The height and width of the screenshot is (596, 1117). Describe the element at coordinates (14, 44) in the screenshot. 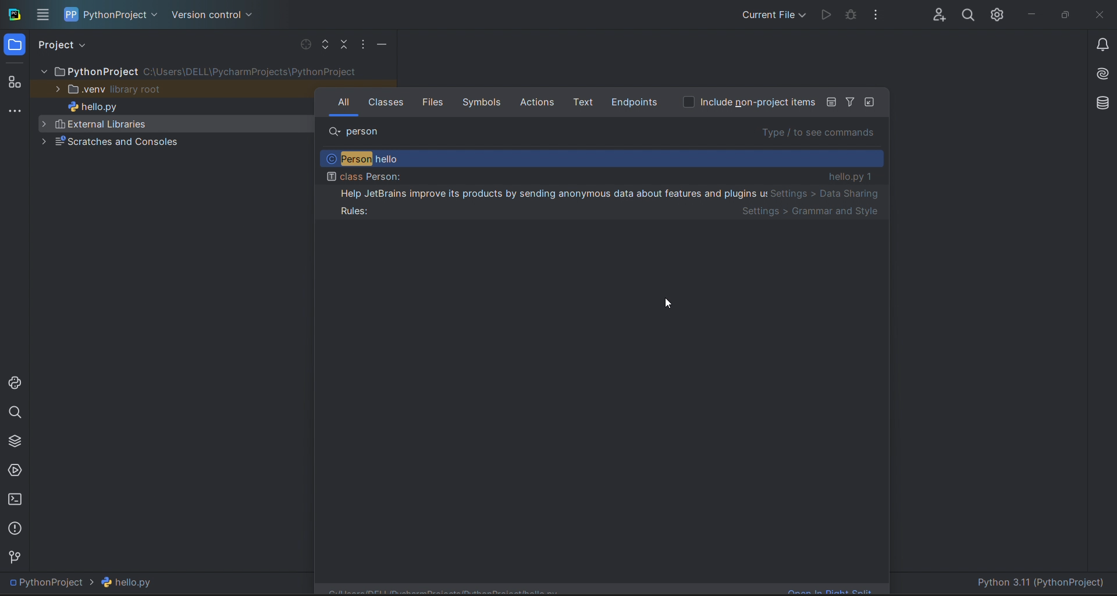

I see `folder window` at that location.